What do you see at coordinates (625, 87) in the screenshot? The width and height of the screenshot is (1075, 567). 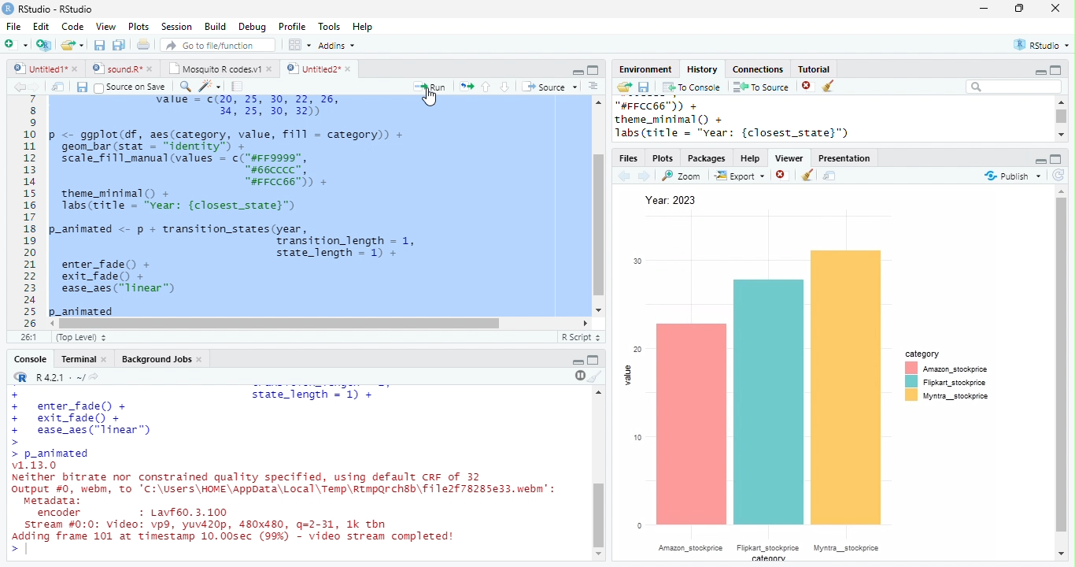 I see `open folder` at bounding box center [625, 87].